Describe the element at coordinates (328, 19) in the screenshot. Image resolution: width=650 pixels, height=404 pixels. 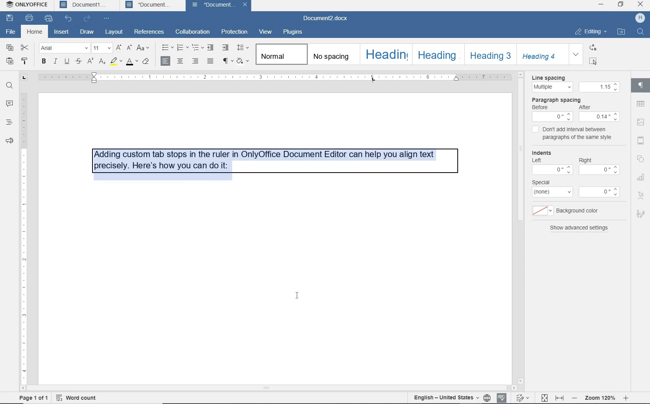
I see `document name` at that location.